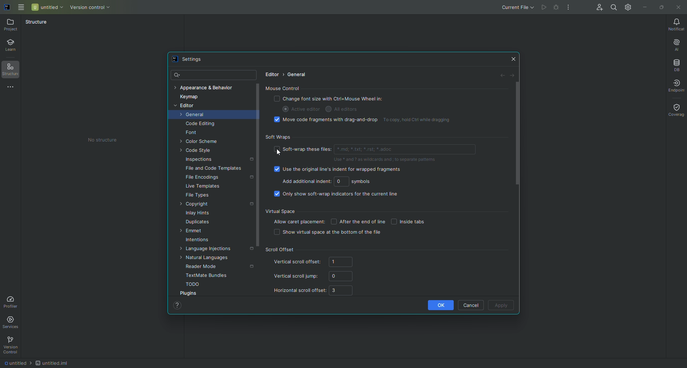 Image resolution: width=687 pixels, height=368 pixels. What do you see at coordinates (646, 7) in the screenshot?
I see `Minimize` at bounding box center [646, 7].